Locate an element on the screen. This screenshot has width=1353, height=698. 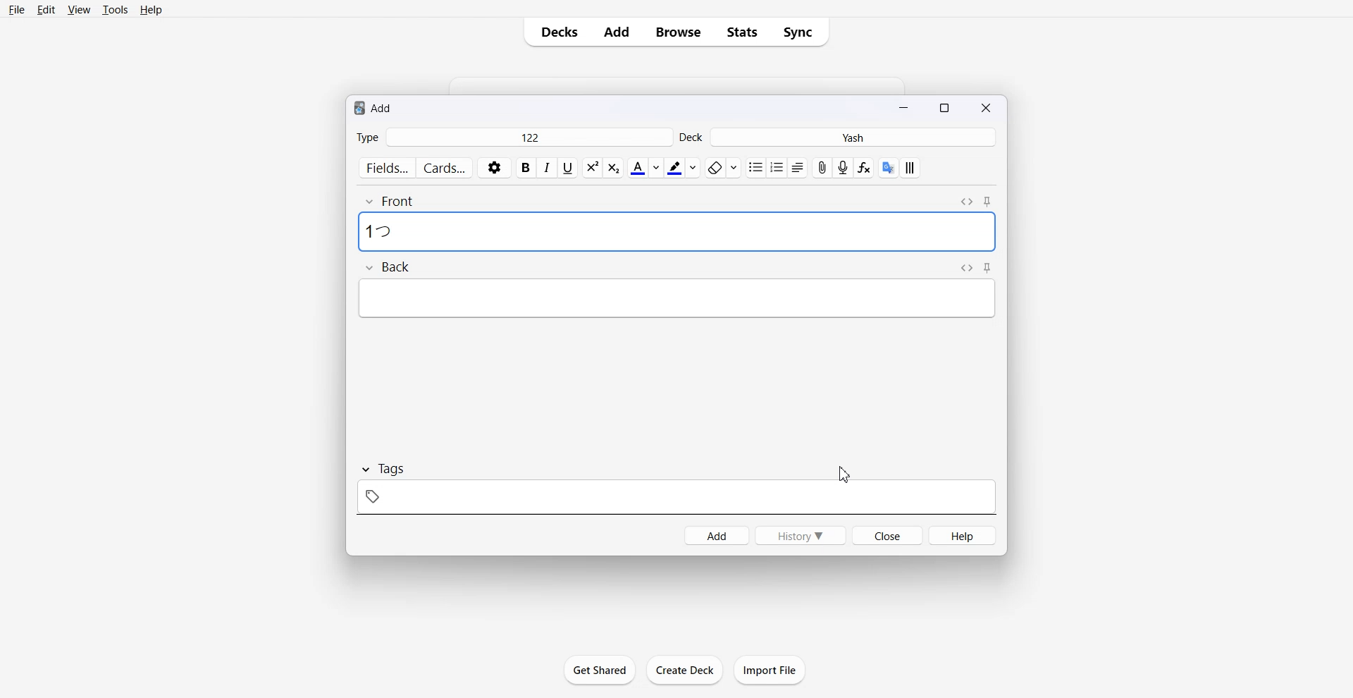
Toggle HTML Editor is located at coordinates (966, 200).